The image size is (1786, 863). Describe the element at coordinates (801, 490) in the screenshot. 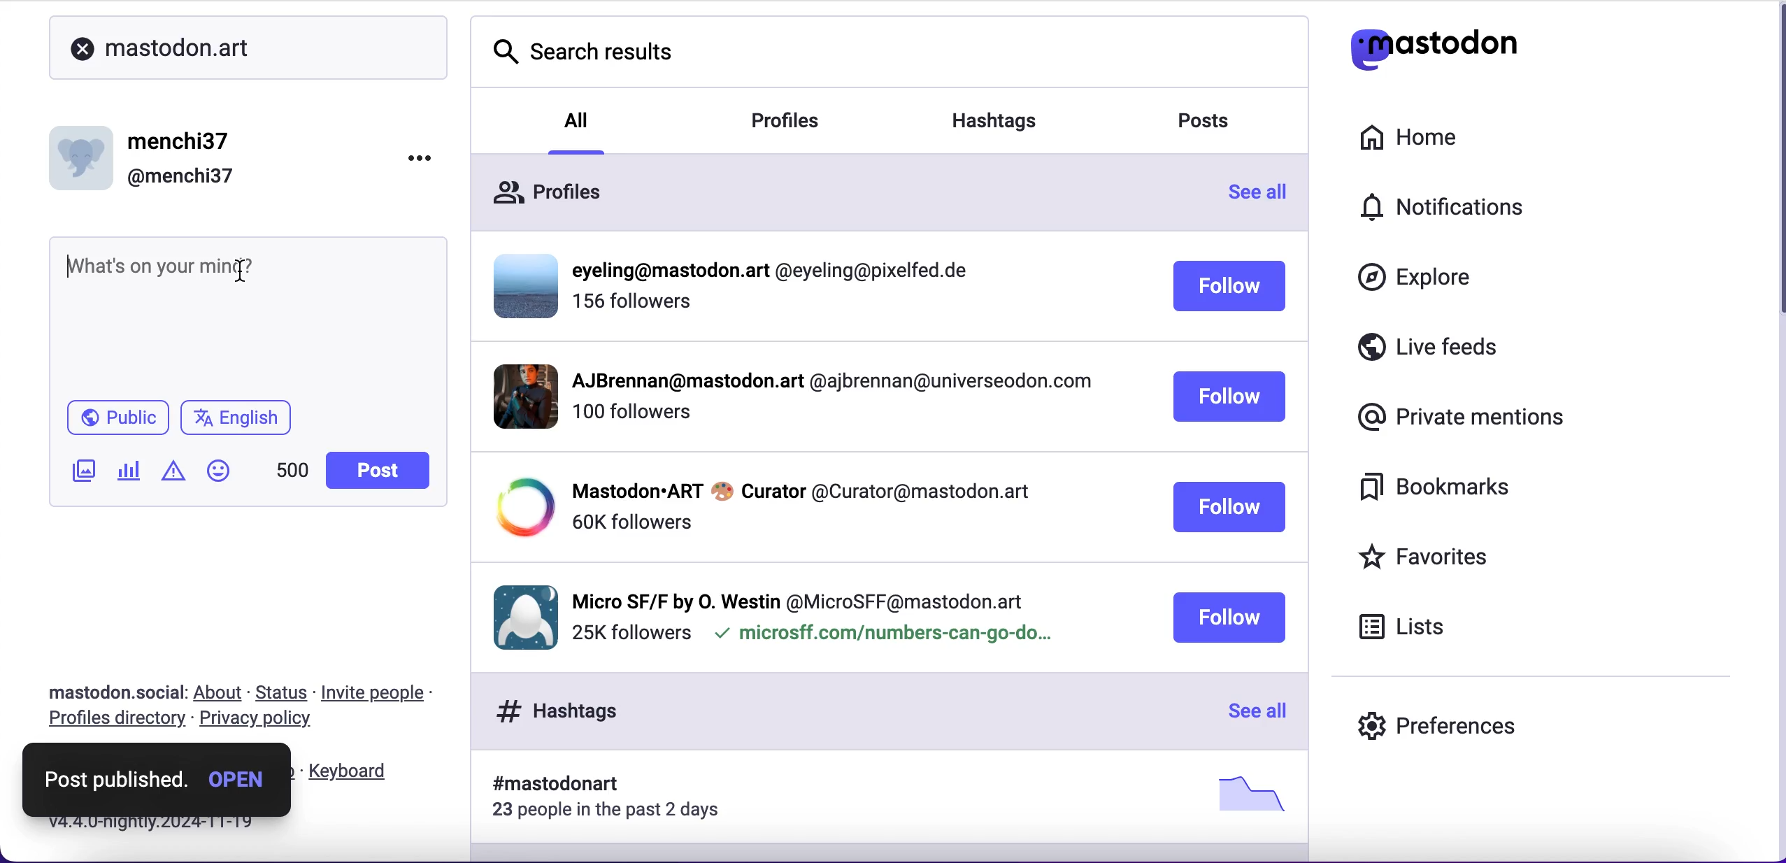

I see `profile` at that location.